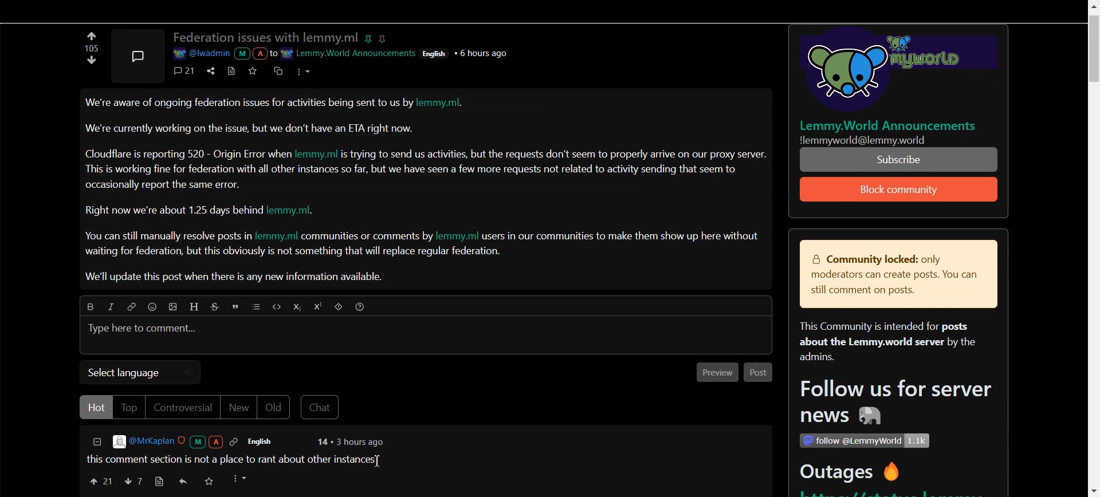  Describe the element at coordinates (184, 482) in the screenshot. I see `Reply` at that location.